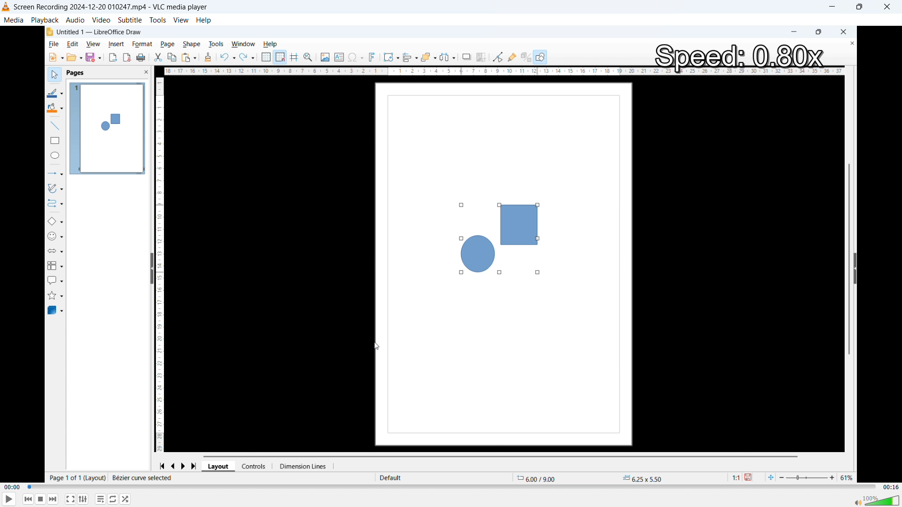 This screenshot has width=902, height=507. I want to click on Time elapsed , so click(12, 487).